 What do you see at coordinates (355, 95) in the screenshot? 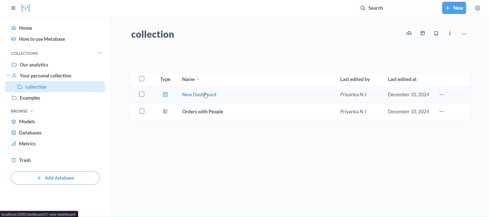
I see `priyanka n j` at bounding box center [355, 95].